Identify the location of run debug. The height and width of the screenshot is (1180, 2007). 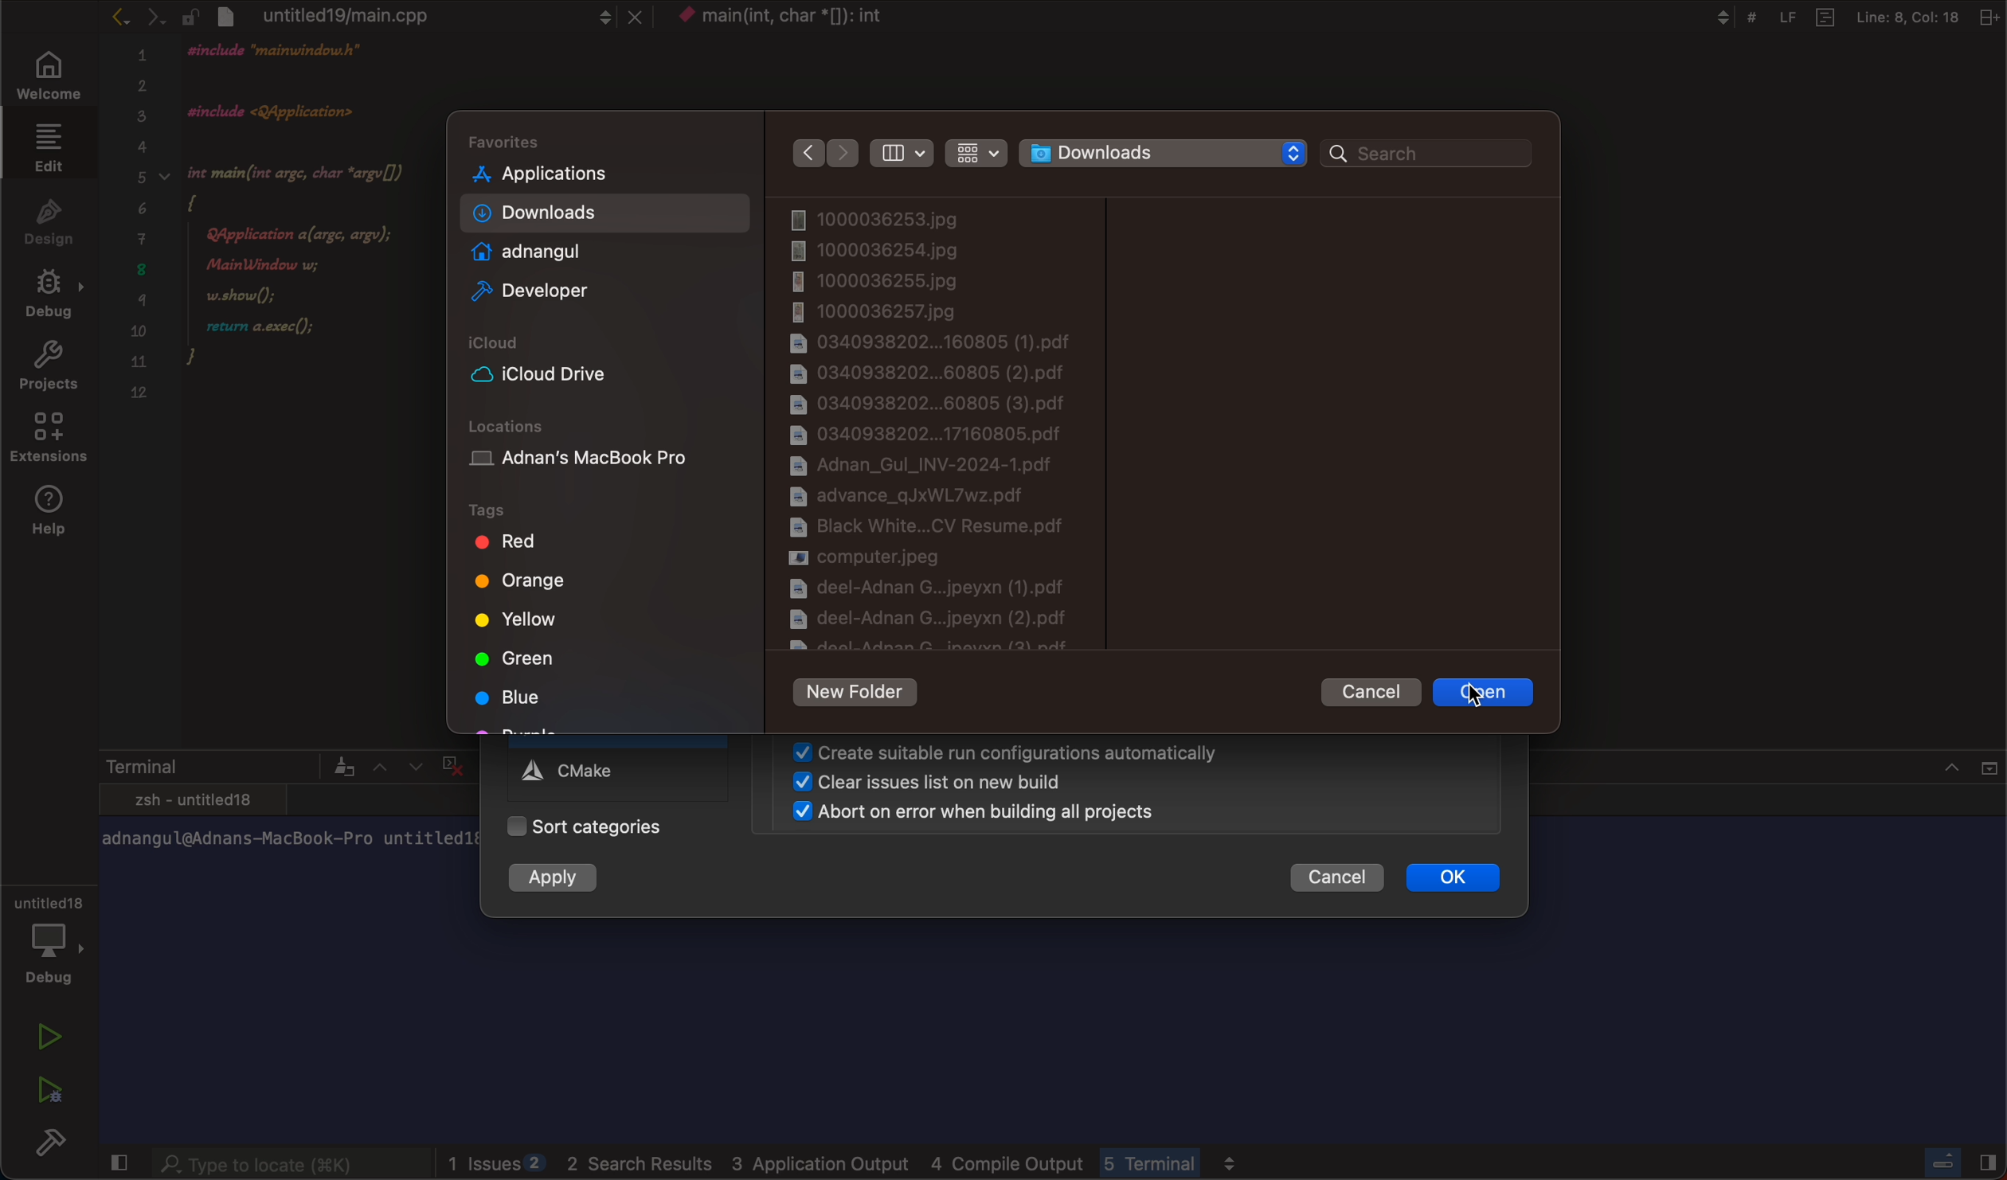
(47, 1085).